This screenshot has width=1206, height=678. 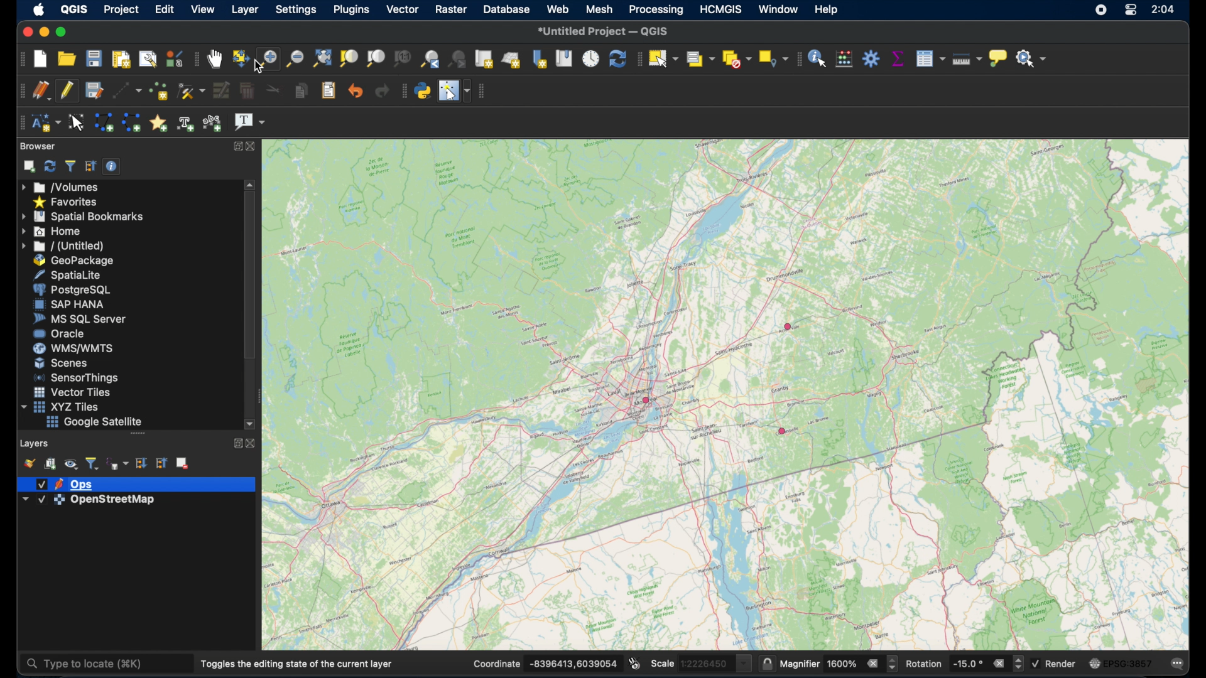 What do you see at coordinates (66, 59) in the screenshot?
I see `open project` at bounding box center [66, 59].